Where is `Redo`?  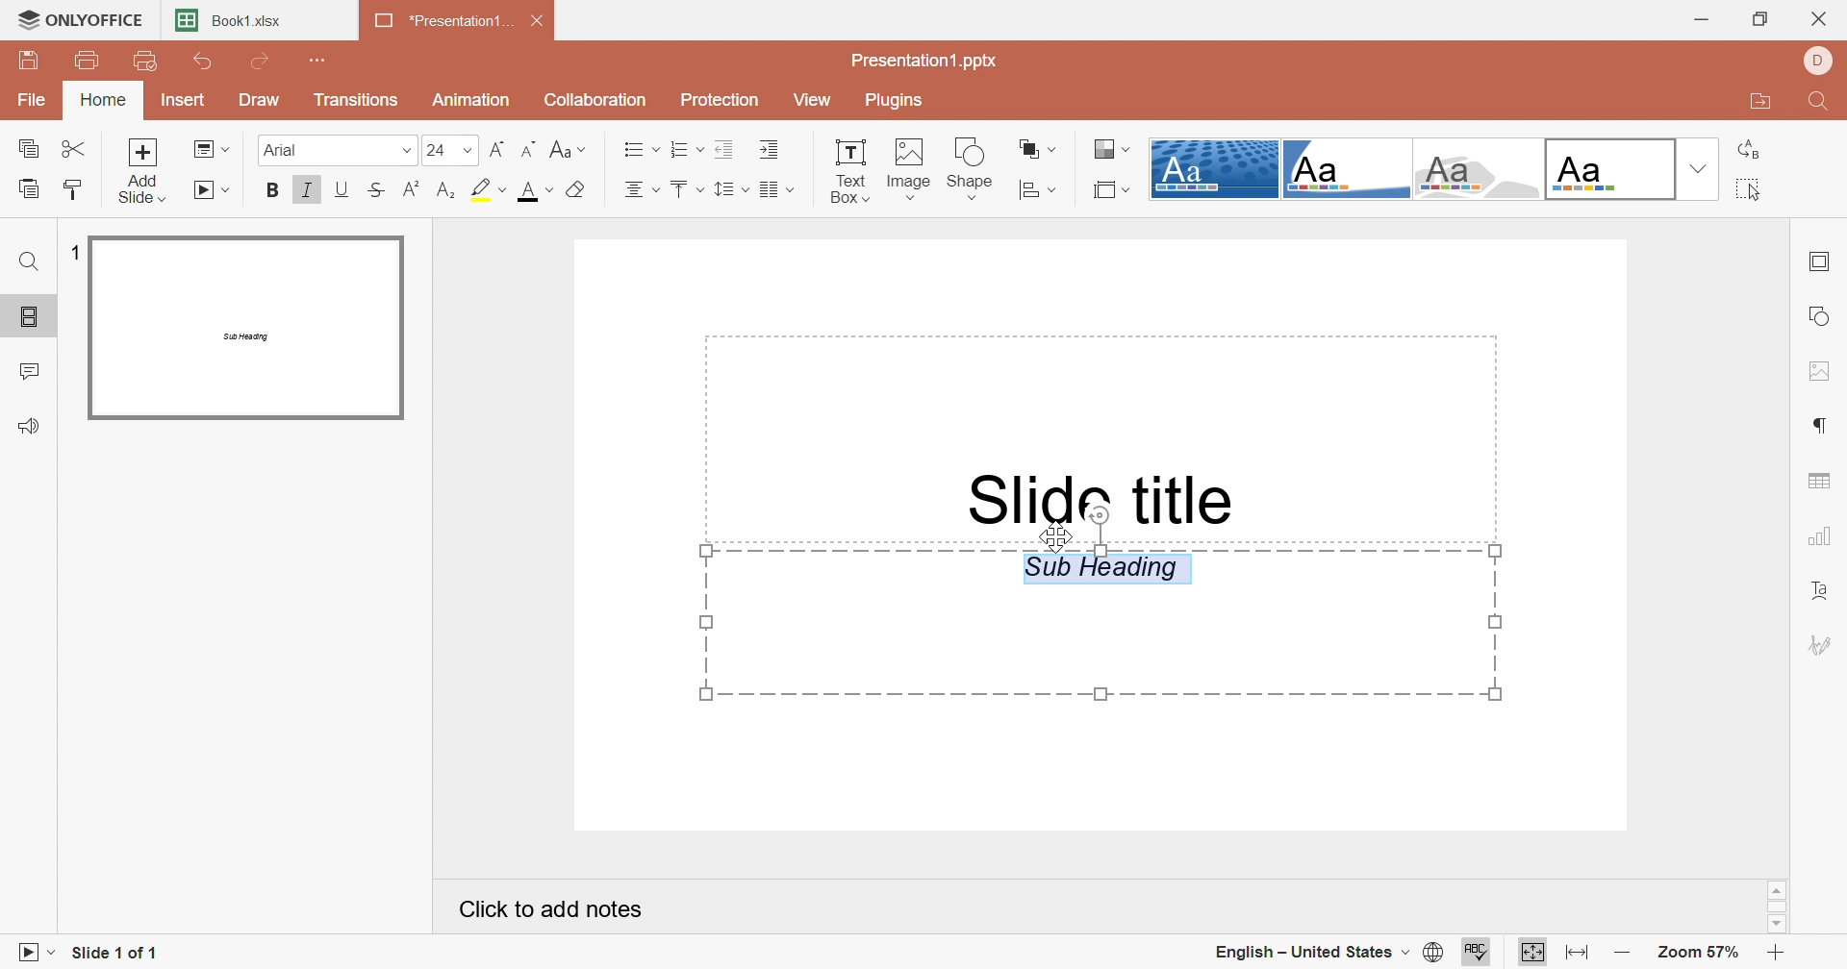
Redo is located at coordinates (264, 62).